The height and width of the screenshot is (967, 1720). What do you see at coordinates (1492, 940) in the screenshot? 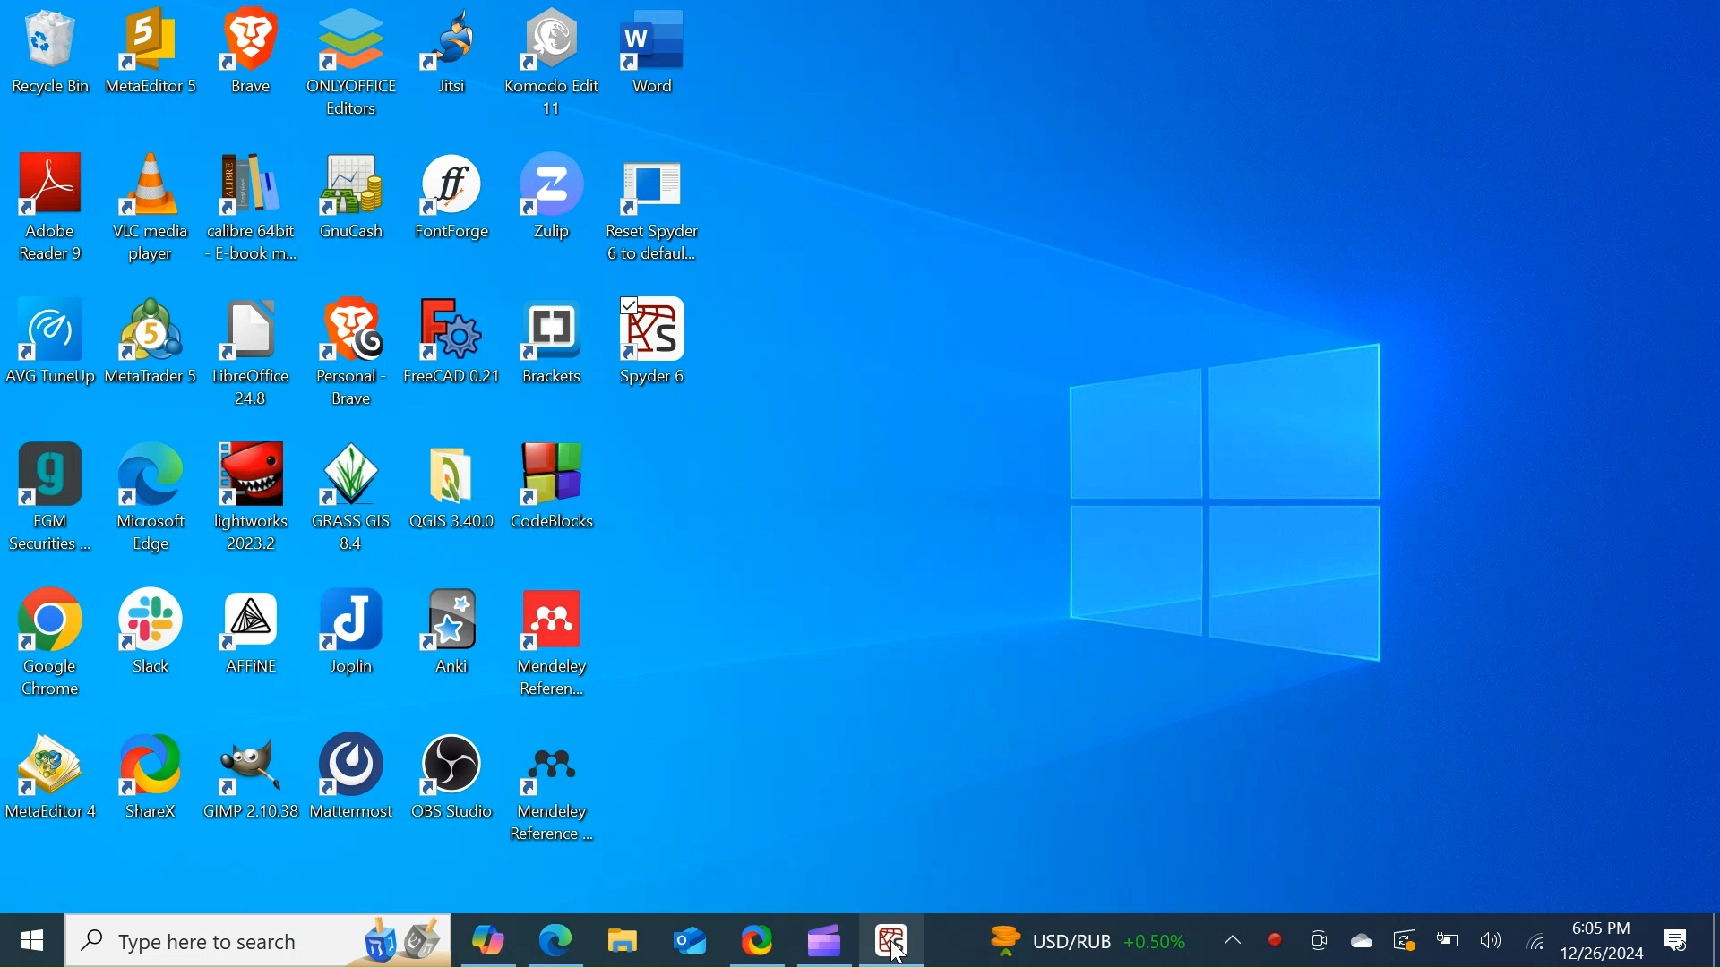
I see `Speaker` at bounding box center [1492, 940].